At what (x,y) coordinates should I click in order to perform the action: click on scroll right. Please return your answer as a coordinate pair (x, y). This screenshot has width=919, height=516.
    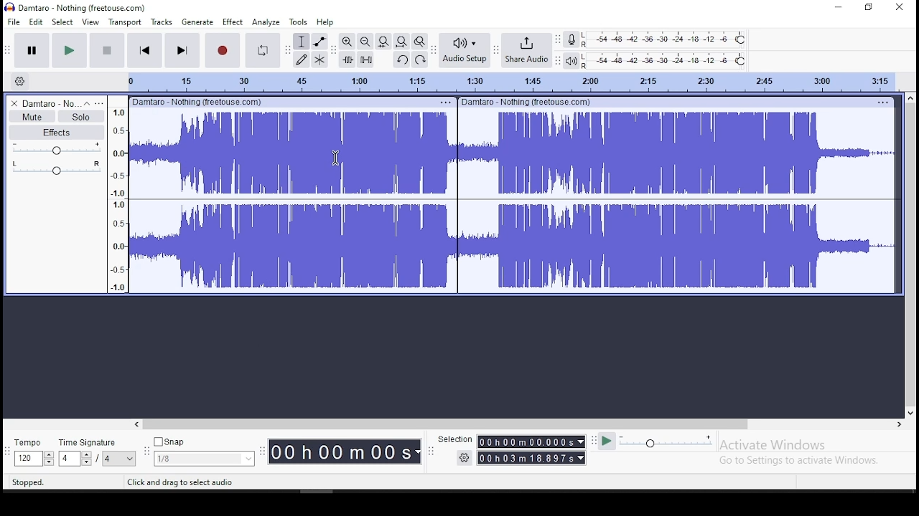
    Looking at the image, I should click on (898, 424).